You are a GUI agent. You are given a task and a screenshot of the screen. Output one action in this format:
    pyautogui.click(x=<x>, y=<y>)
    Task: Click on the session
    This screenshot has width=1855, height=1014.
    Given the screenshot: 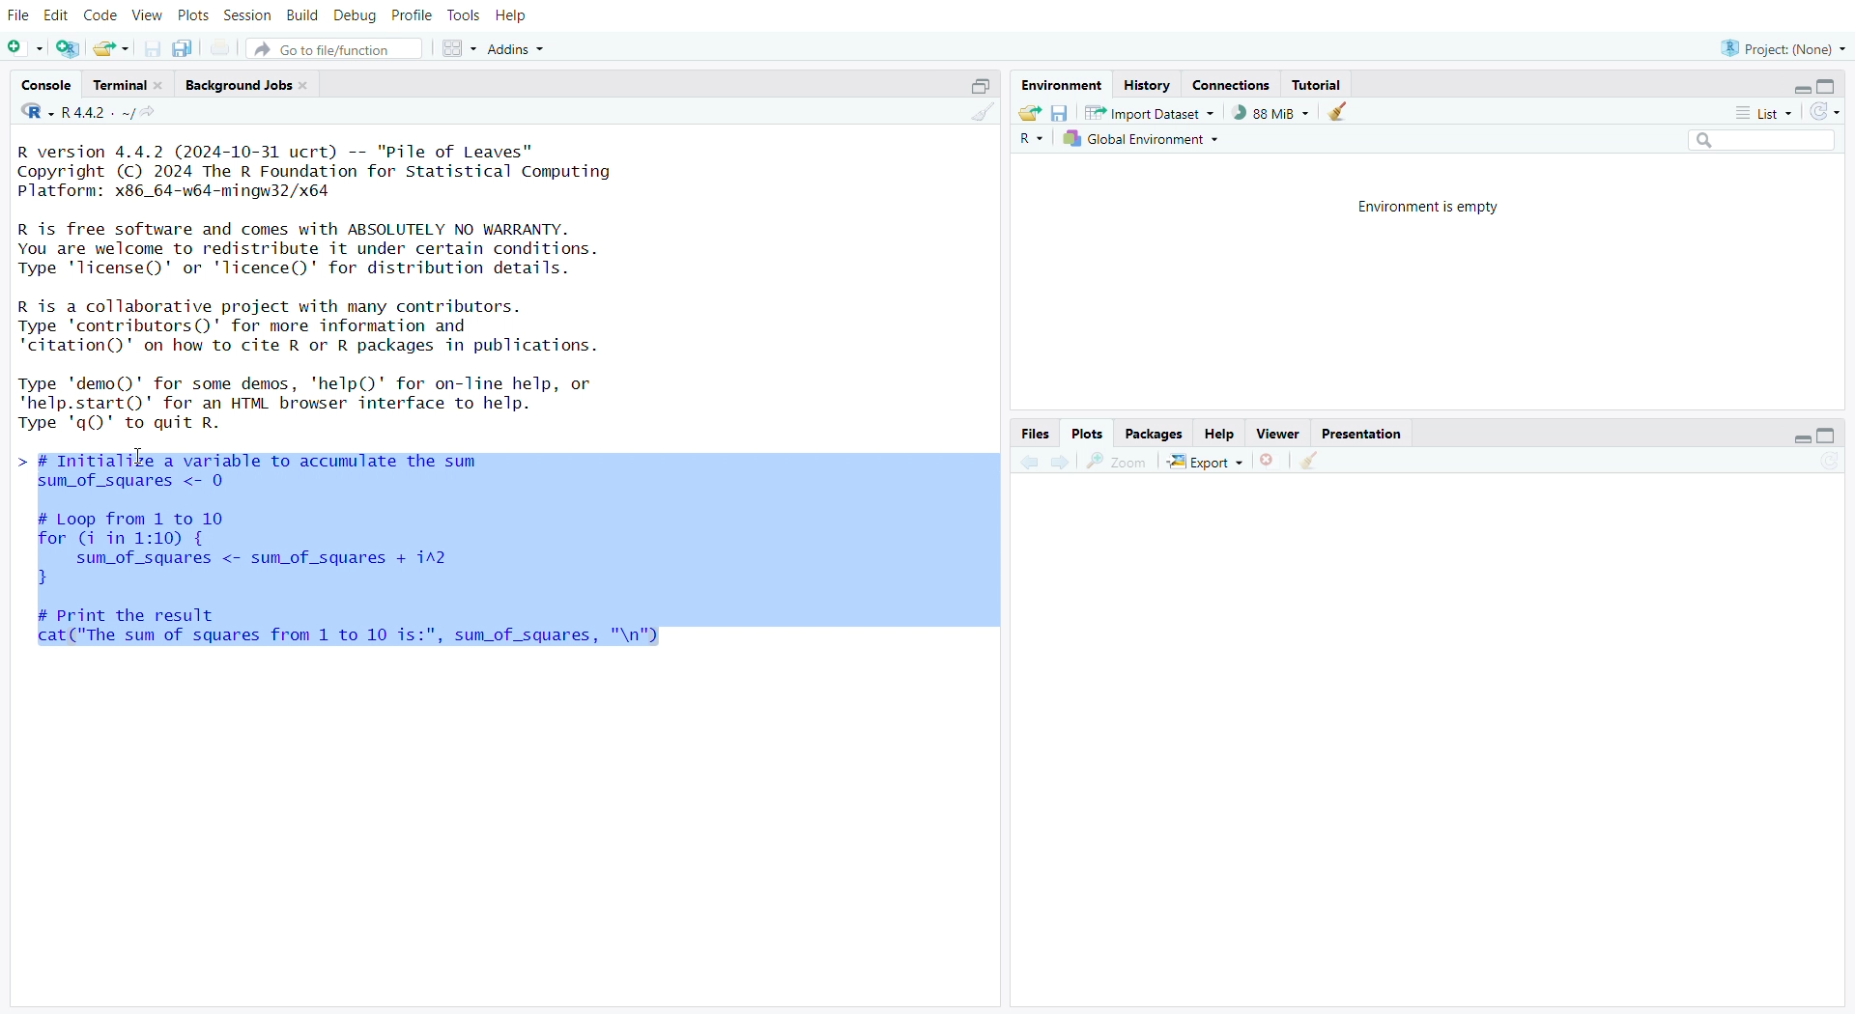 What is the action you would take?
    pyautogui.click(x=247, y=14)
    